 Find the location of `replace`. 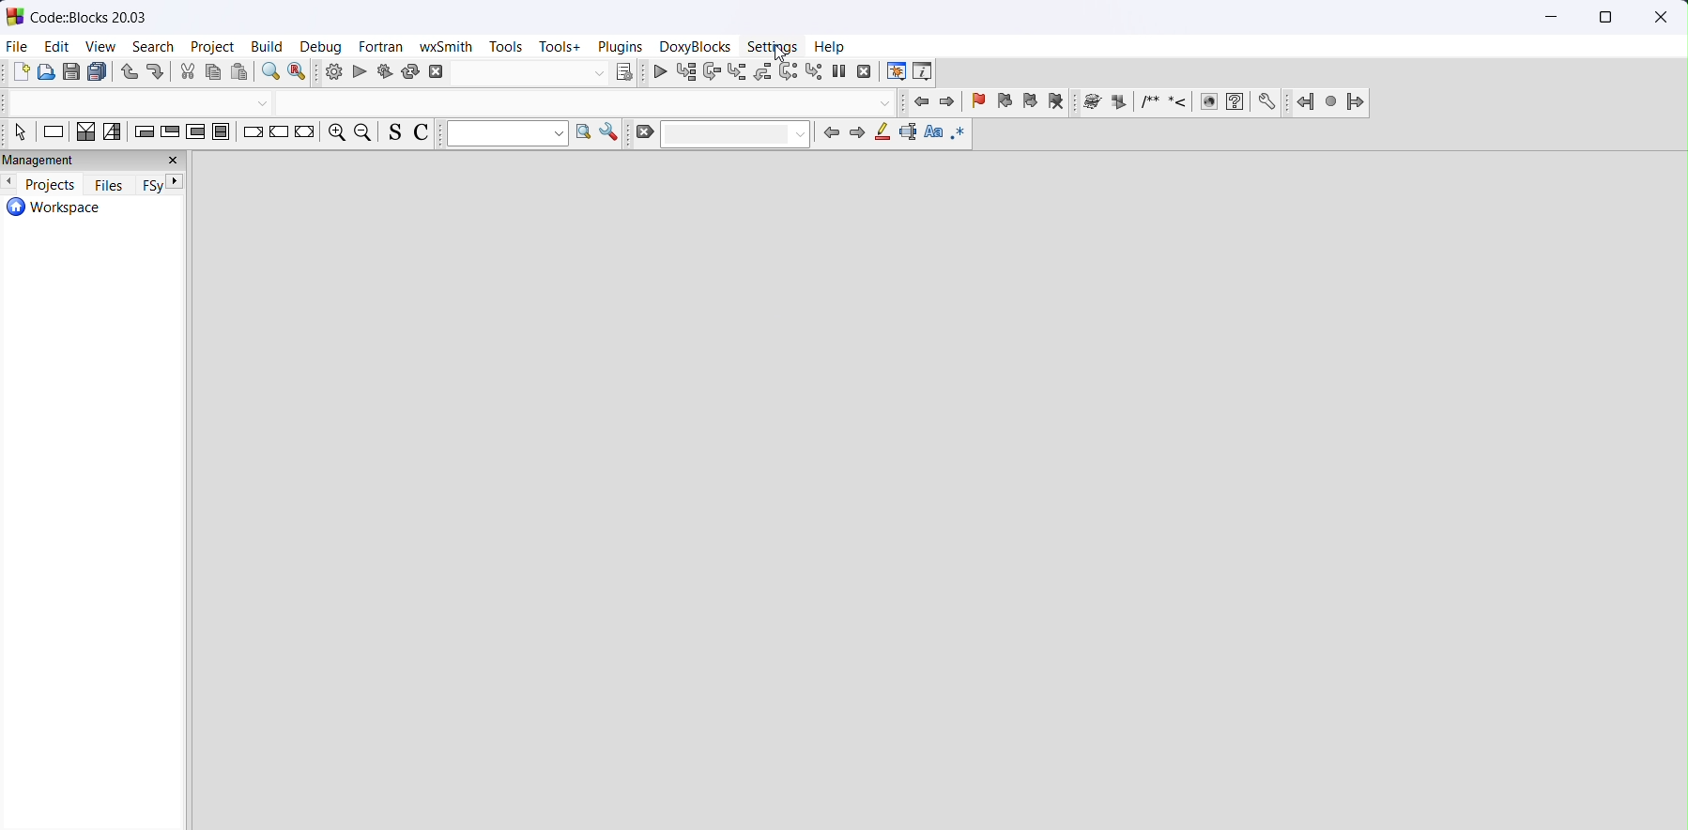

replace is located at coordinates (299, 73).